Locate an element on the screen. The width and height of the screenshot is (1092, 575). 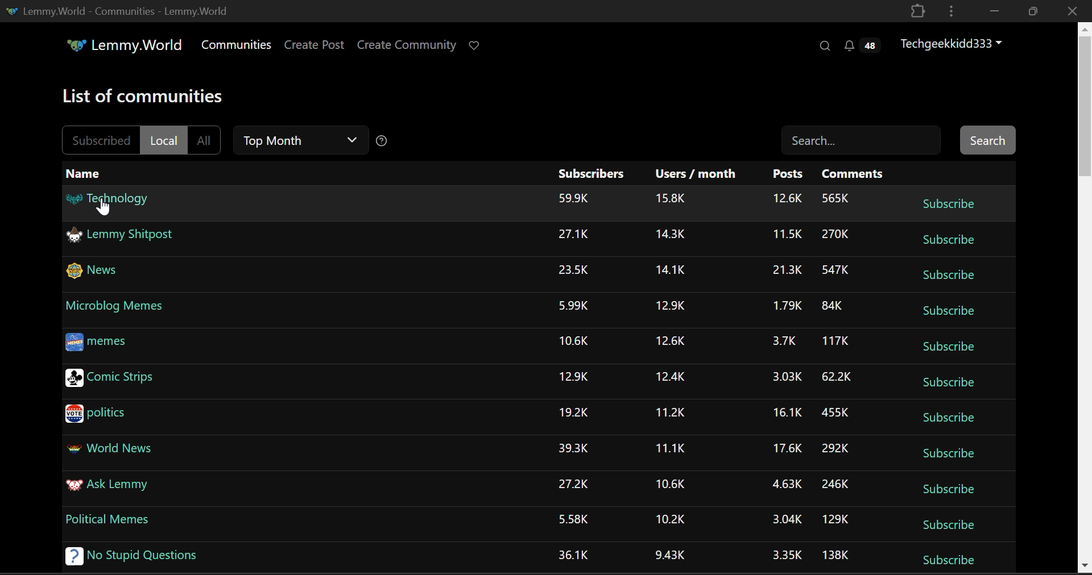
Search Button is located at coordinates (990, 140).